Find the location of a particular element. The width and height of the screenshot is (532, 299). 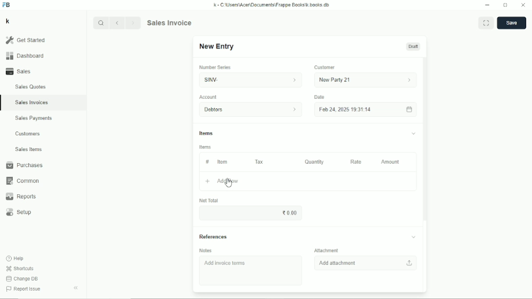

Notes is located at coordinates (206, 250).